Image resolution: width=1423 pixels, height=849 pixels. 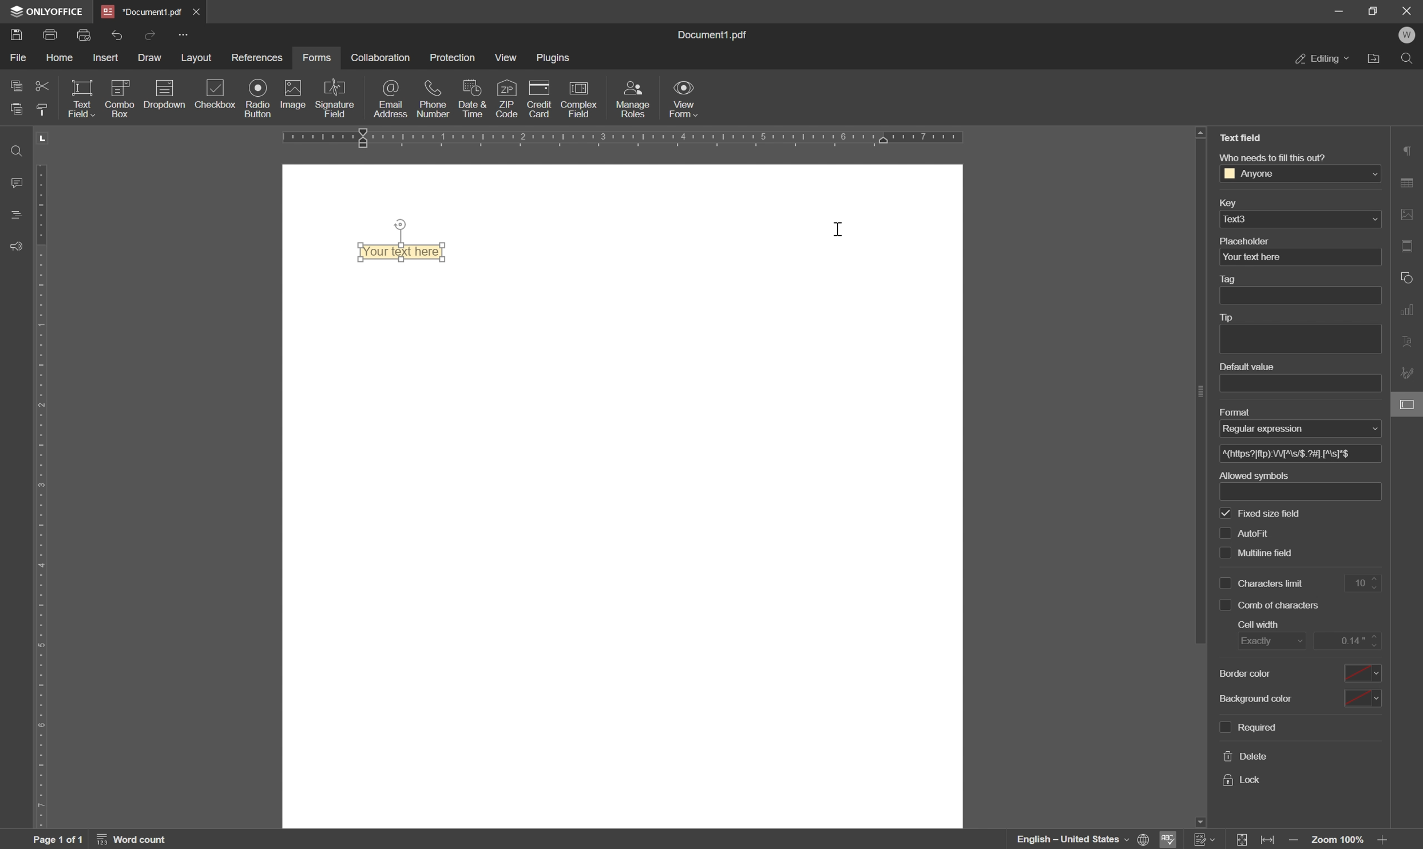 I want to click on zip code, so click(x=508, y=98).